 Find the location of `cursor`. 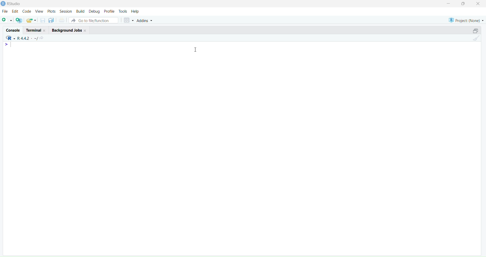

cursor is located at coordinates (197, 49).